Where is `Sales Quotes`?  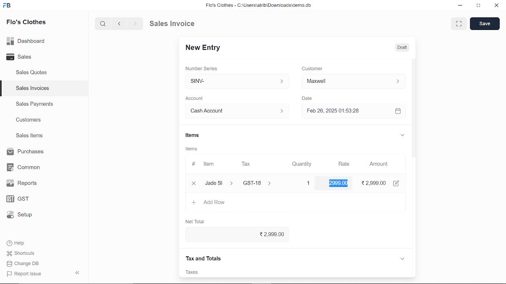
Sales Quotes is located at coordinates (32, 73).